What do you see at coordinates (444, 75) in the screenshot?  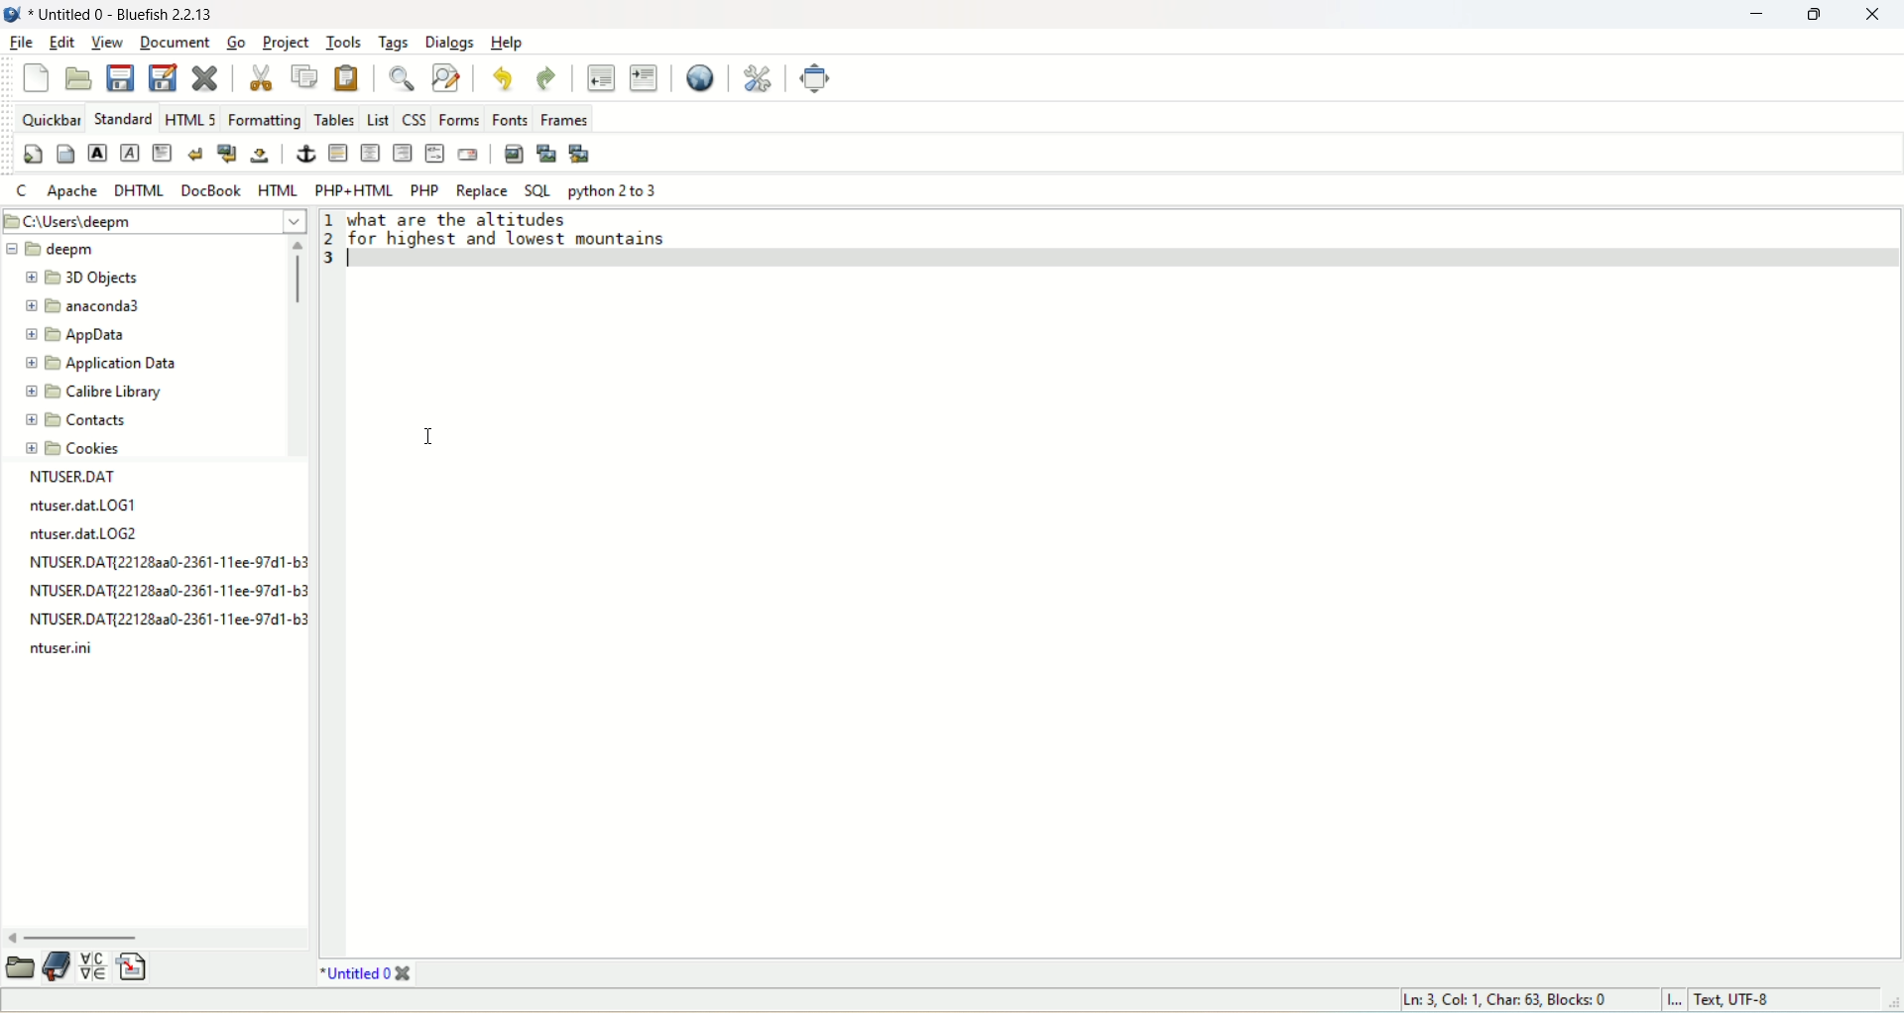 I see `advanced find and replace` at bounding box center [444, 75].